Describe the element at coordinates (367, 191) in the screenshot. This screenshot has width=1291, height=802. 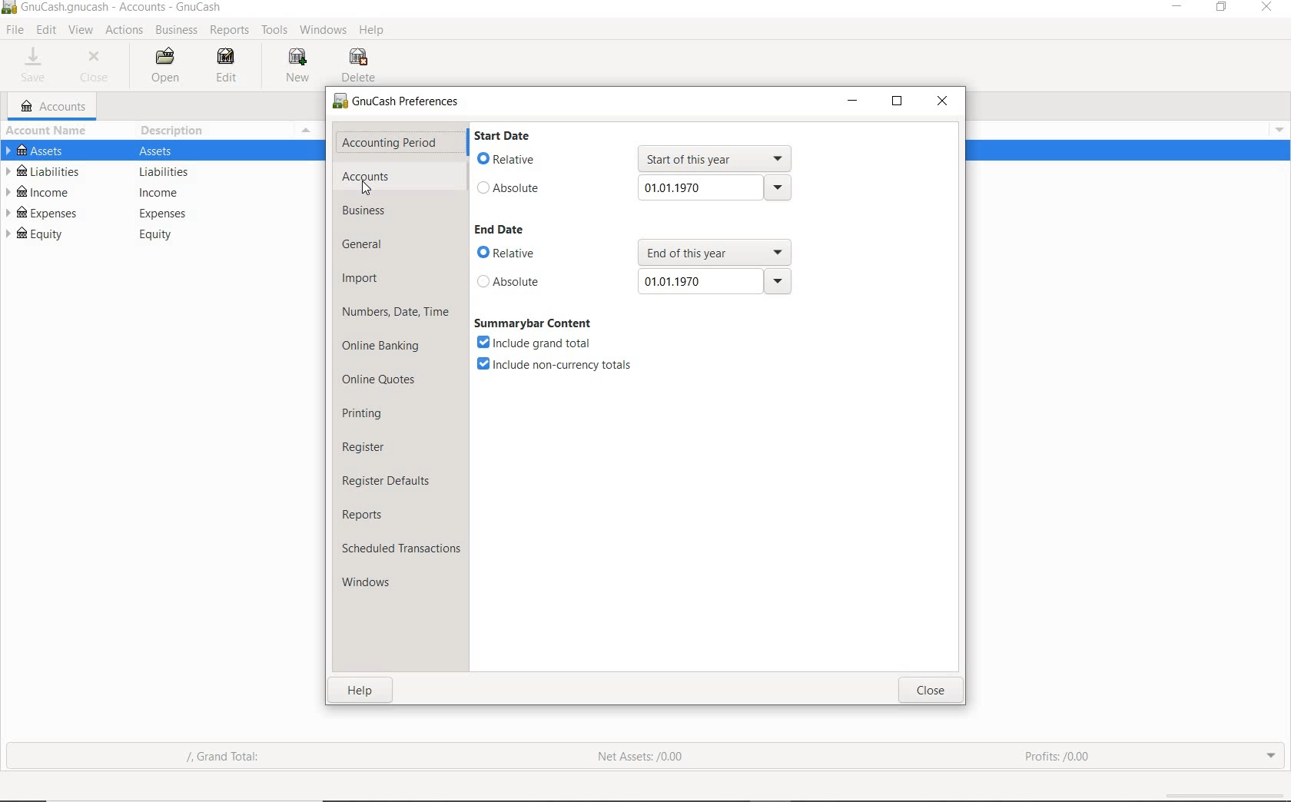
I see `Cursor` at that location.